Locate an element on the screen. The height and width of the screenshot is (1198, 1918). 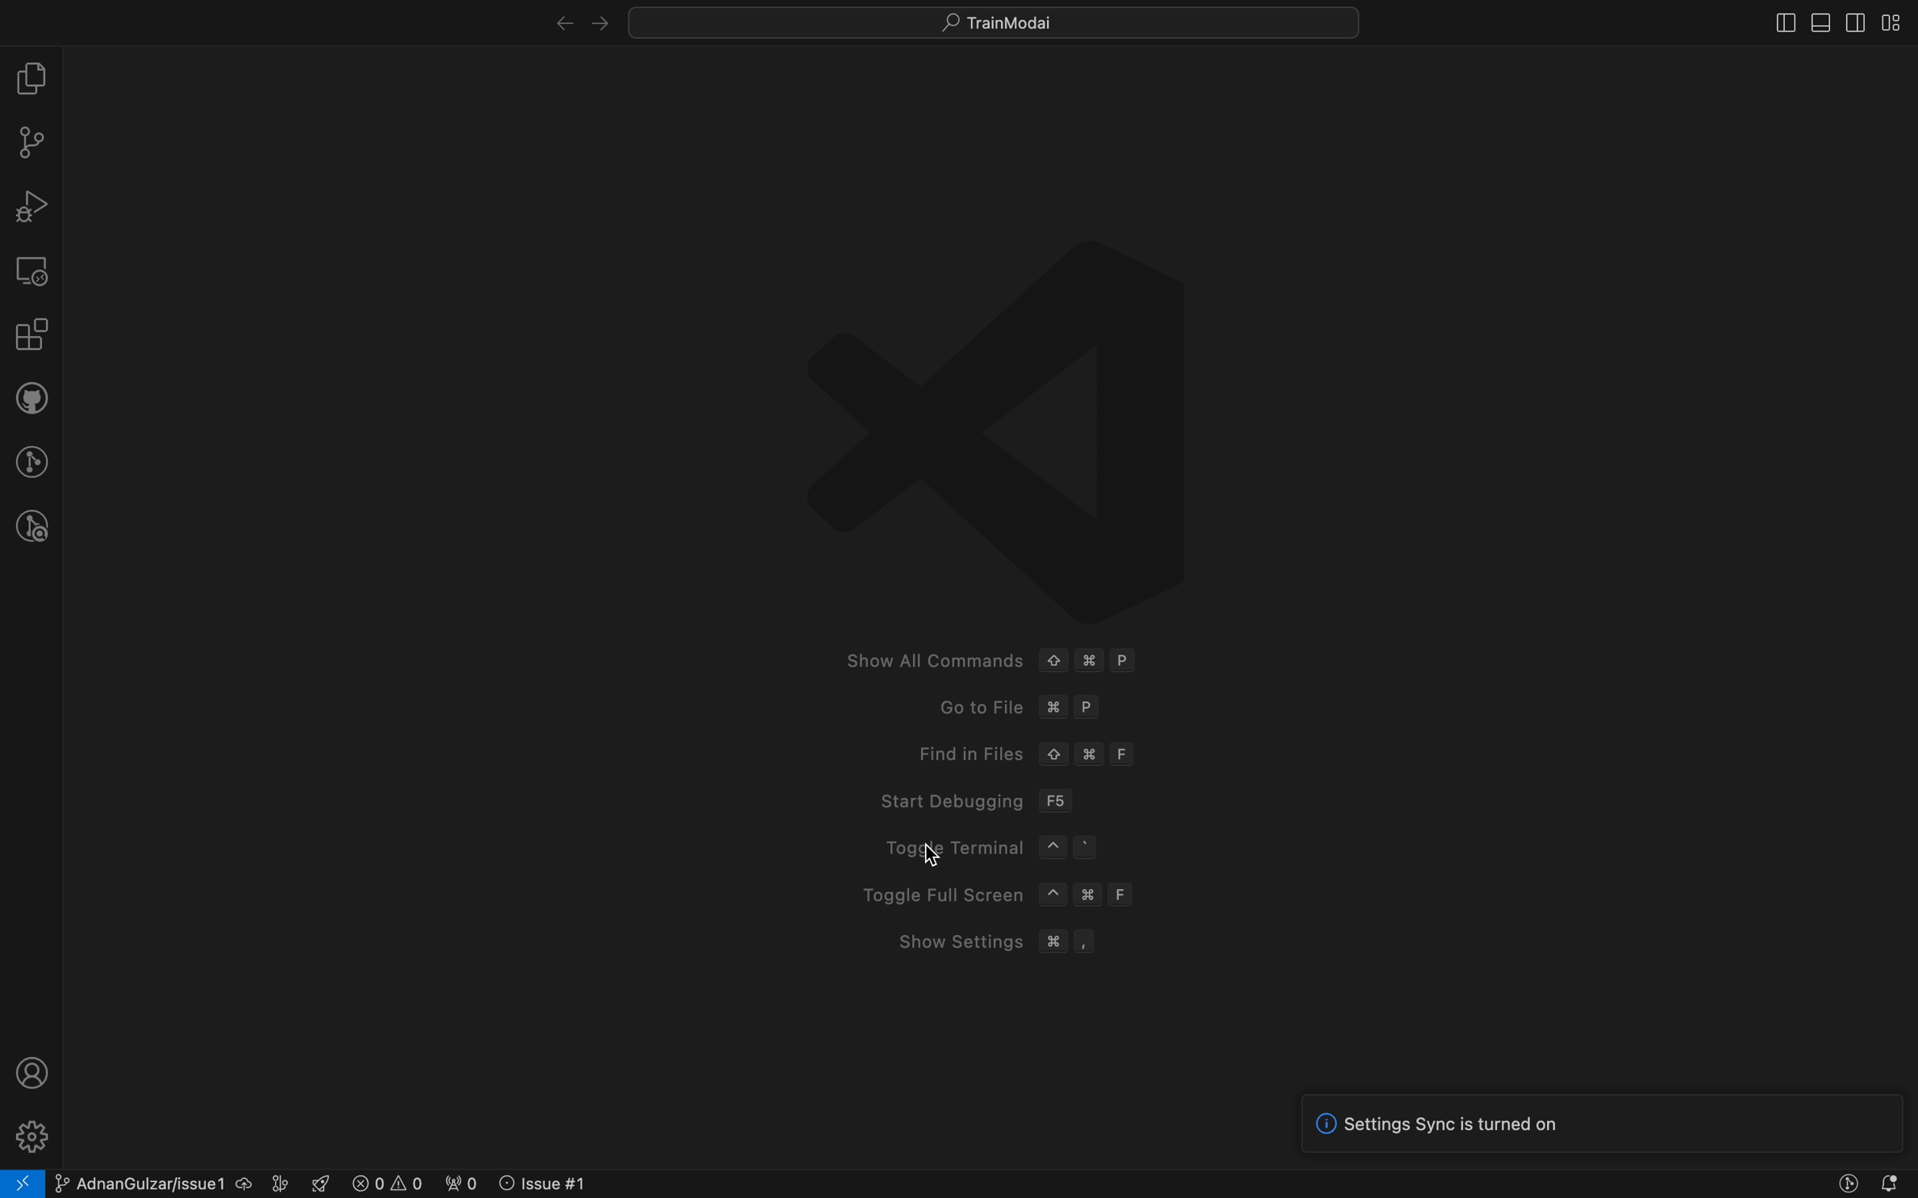
left arrow is located at coordinates (600, 18).